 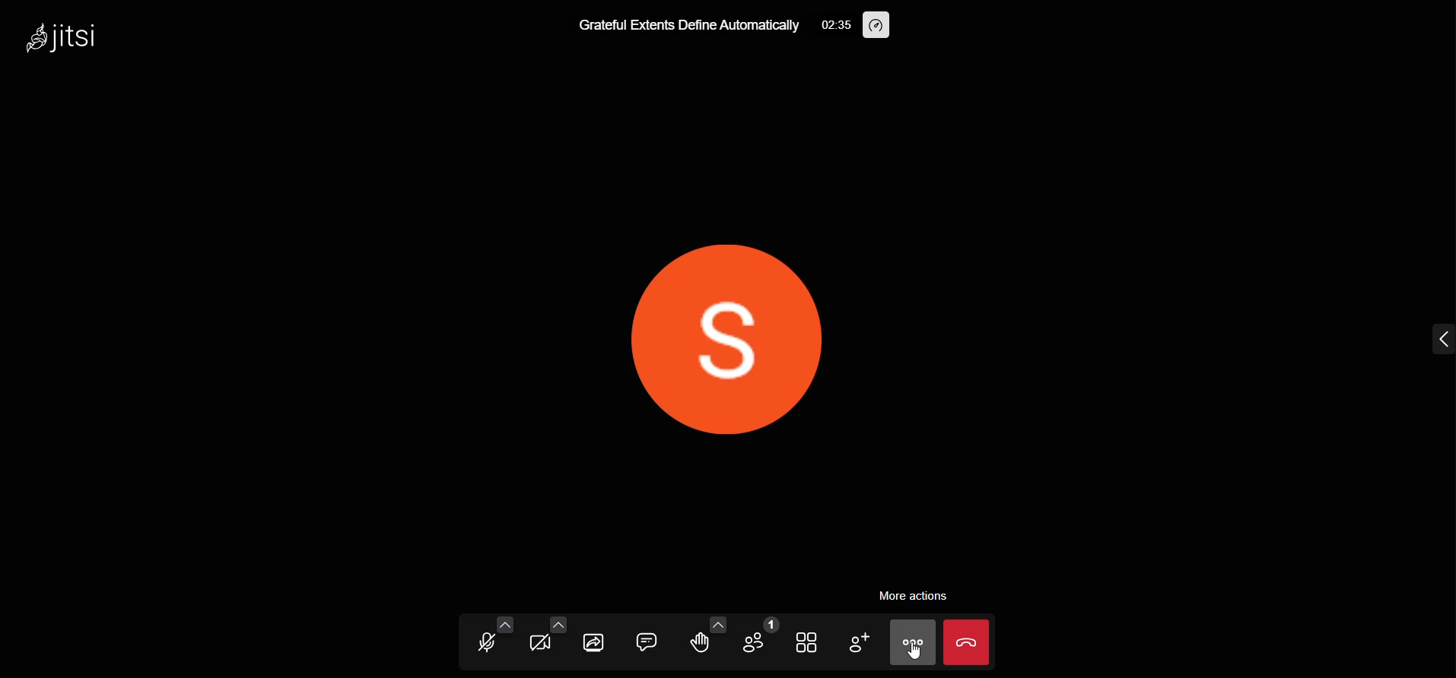 I want to click on video, so click(x=539, y=646).